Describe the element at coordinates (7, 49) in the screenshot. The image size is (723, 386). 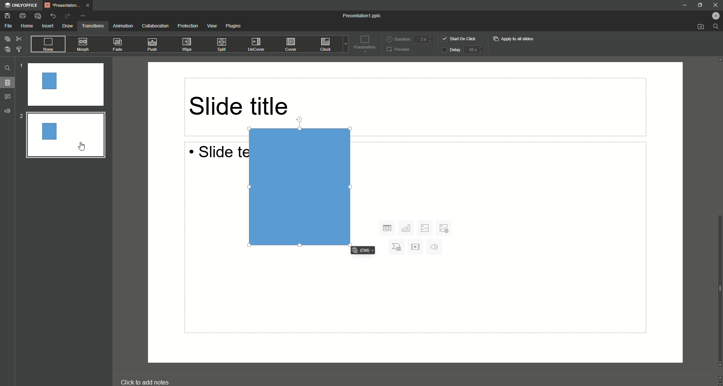
I see `Paste` at that location.